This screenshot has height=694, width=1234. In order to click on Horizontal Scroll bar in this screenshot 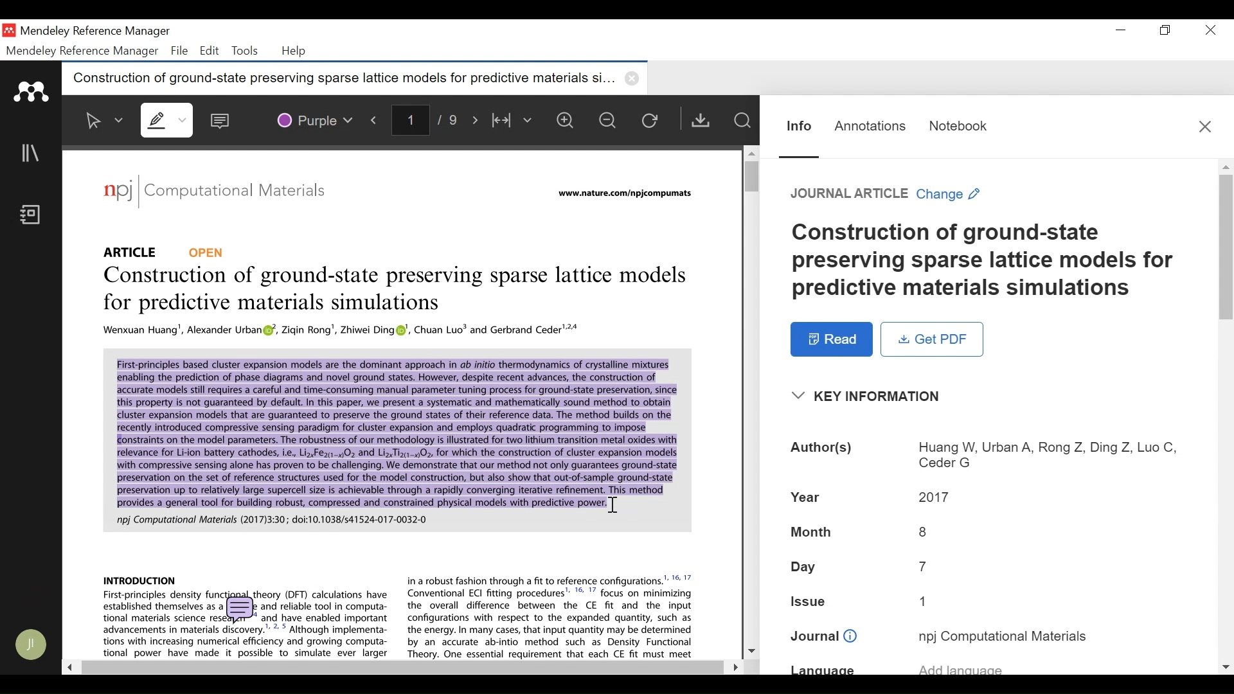, I will do `click(400, 668)`.